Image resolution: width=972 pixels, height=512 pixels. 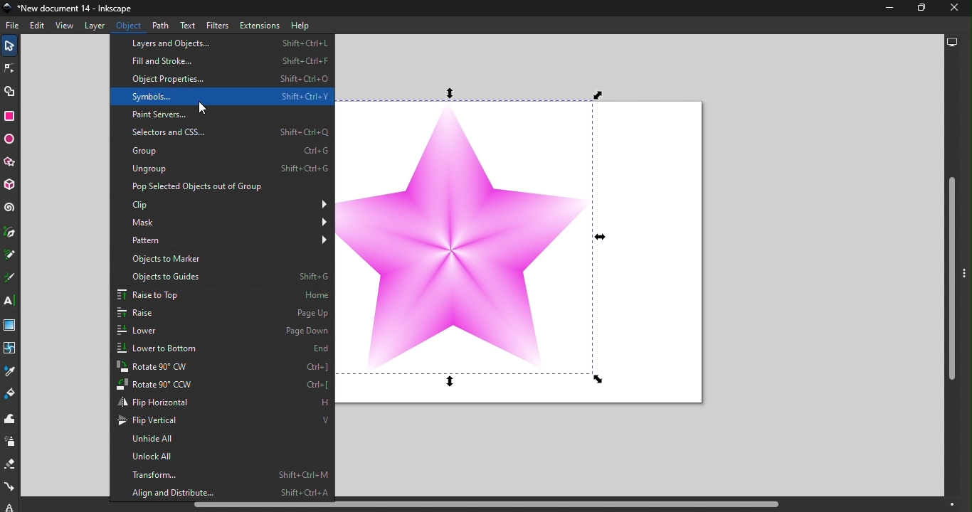 I want to click on Spray tool, so click(x=11, y=441).